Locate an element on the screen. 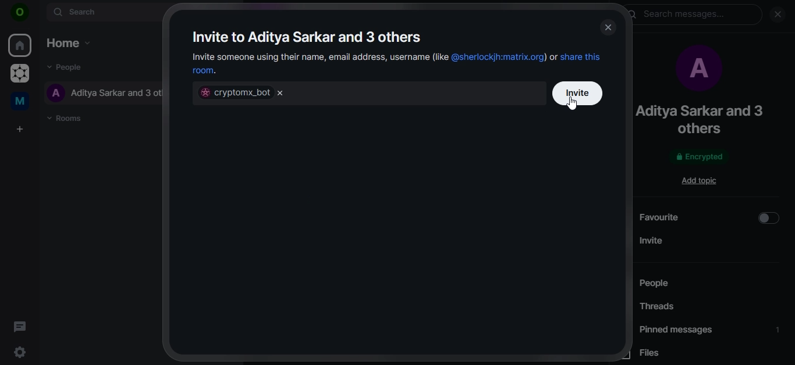  invite to aditya sarkar and 3 others is located at coordinates (308, 37).